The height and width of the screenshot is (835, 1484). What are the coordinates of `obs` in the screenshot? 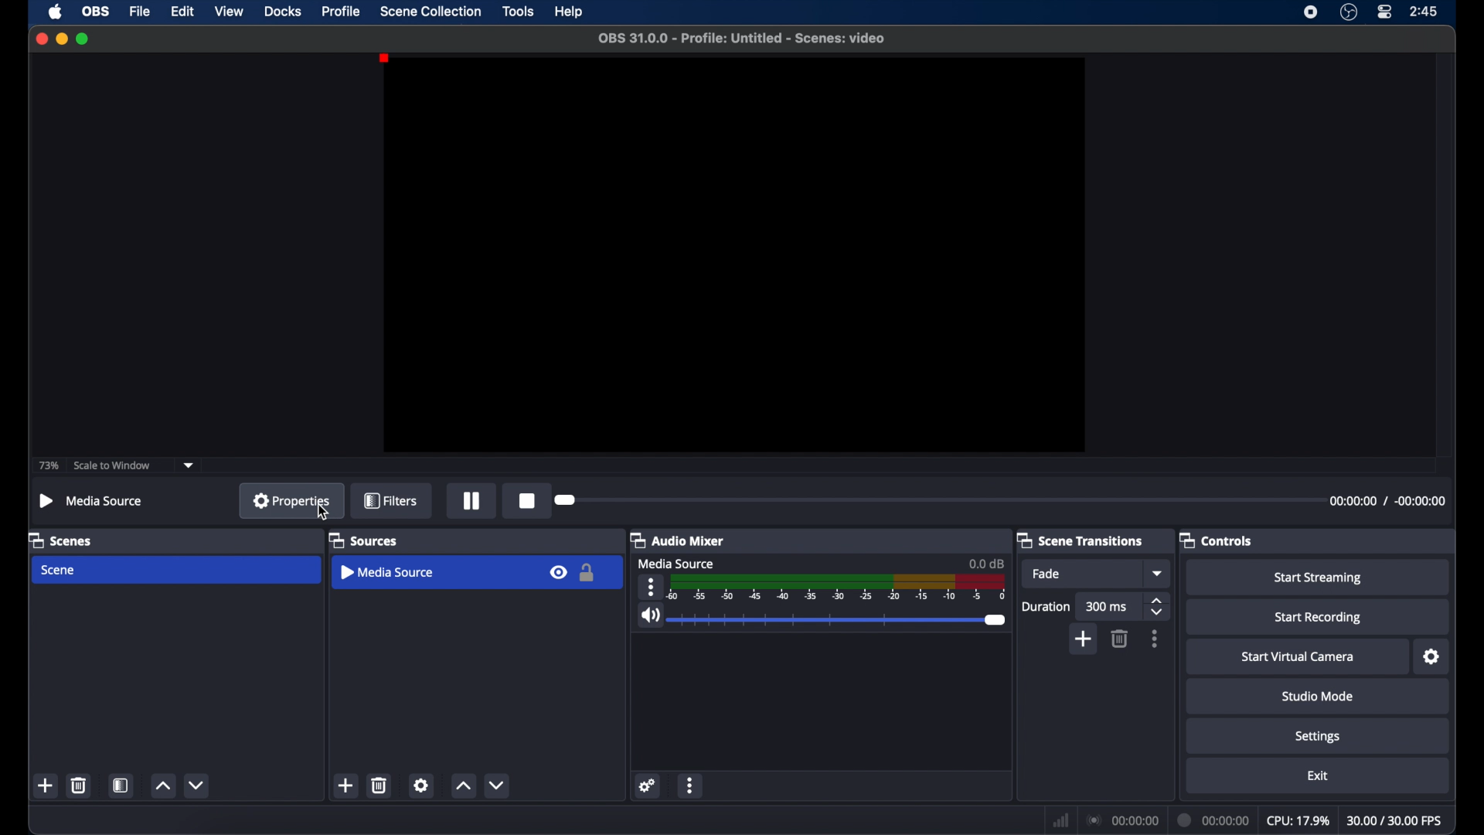 It's located at (96, 12).